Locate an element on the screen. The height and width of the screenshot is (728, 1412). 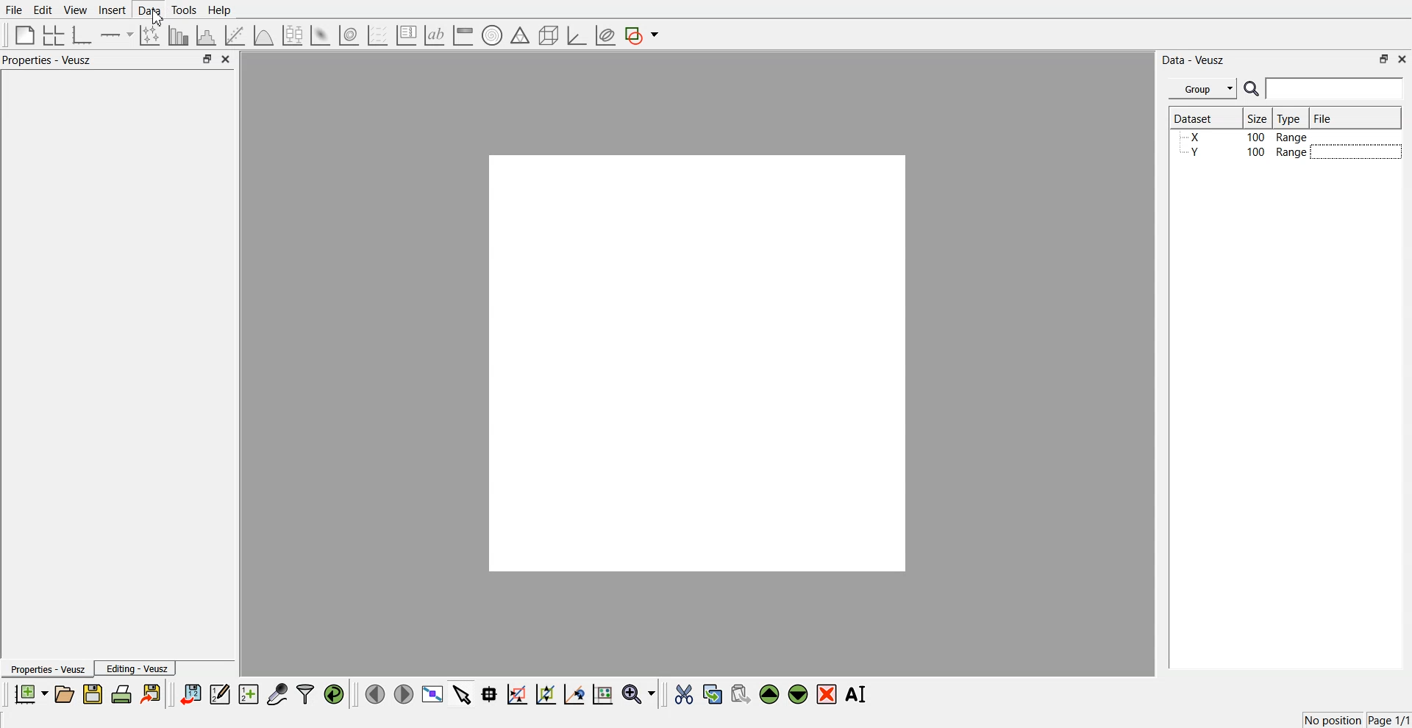
Rename the selected widget is located at coordinates (857, 694).